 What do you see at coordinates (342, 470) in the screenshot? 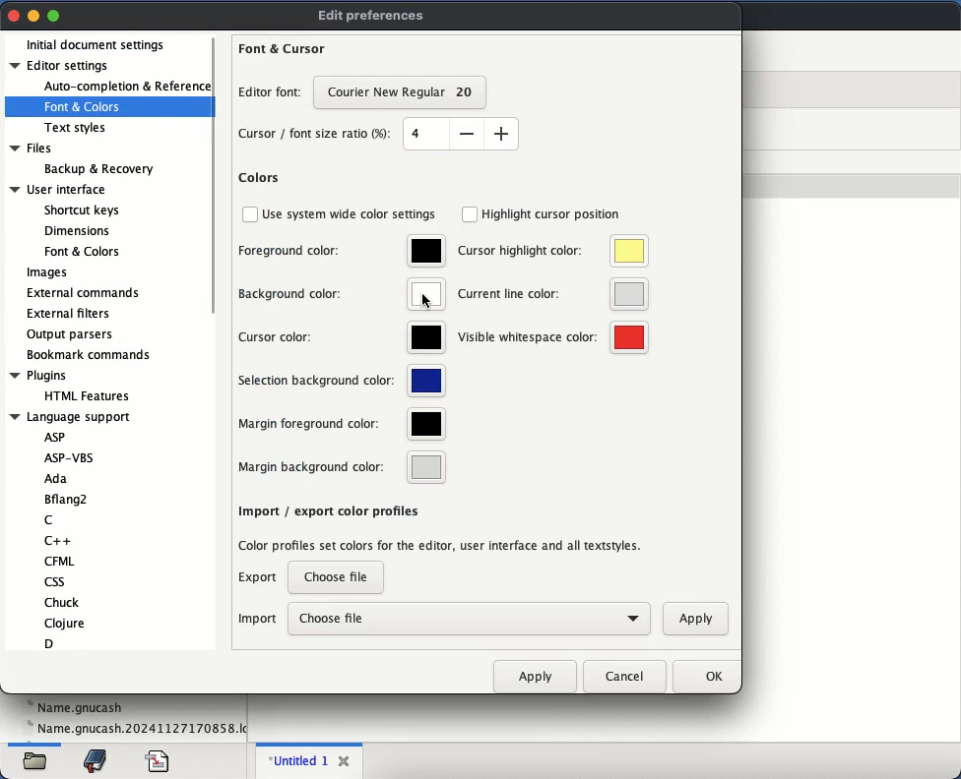
I see `margin background color` at bounding box center [342, 470].